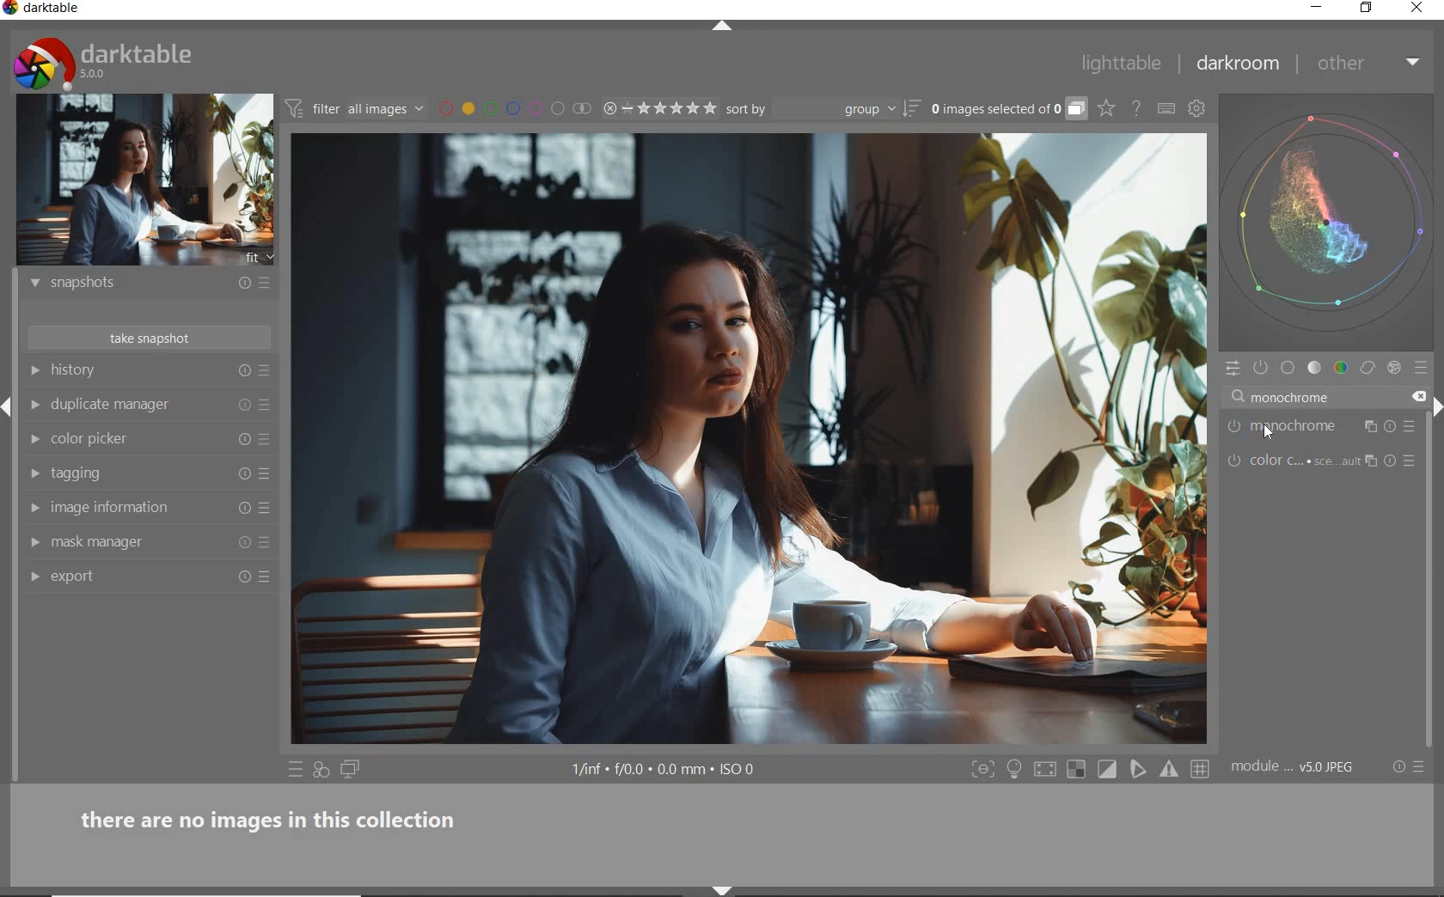  What do you see at coordinates (1289, 396) in the screenshot?
I see `input value` at bounding box center [1289, 396].